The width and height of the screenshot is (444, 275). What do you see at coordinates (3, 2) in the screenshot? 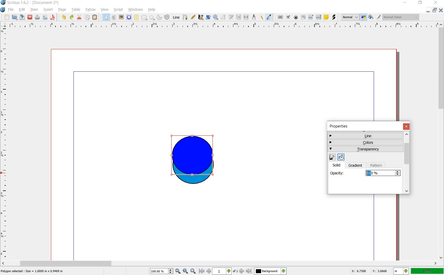
I see `logo` at bounding box center [3, 2].